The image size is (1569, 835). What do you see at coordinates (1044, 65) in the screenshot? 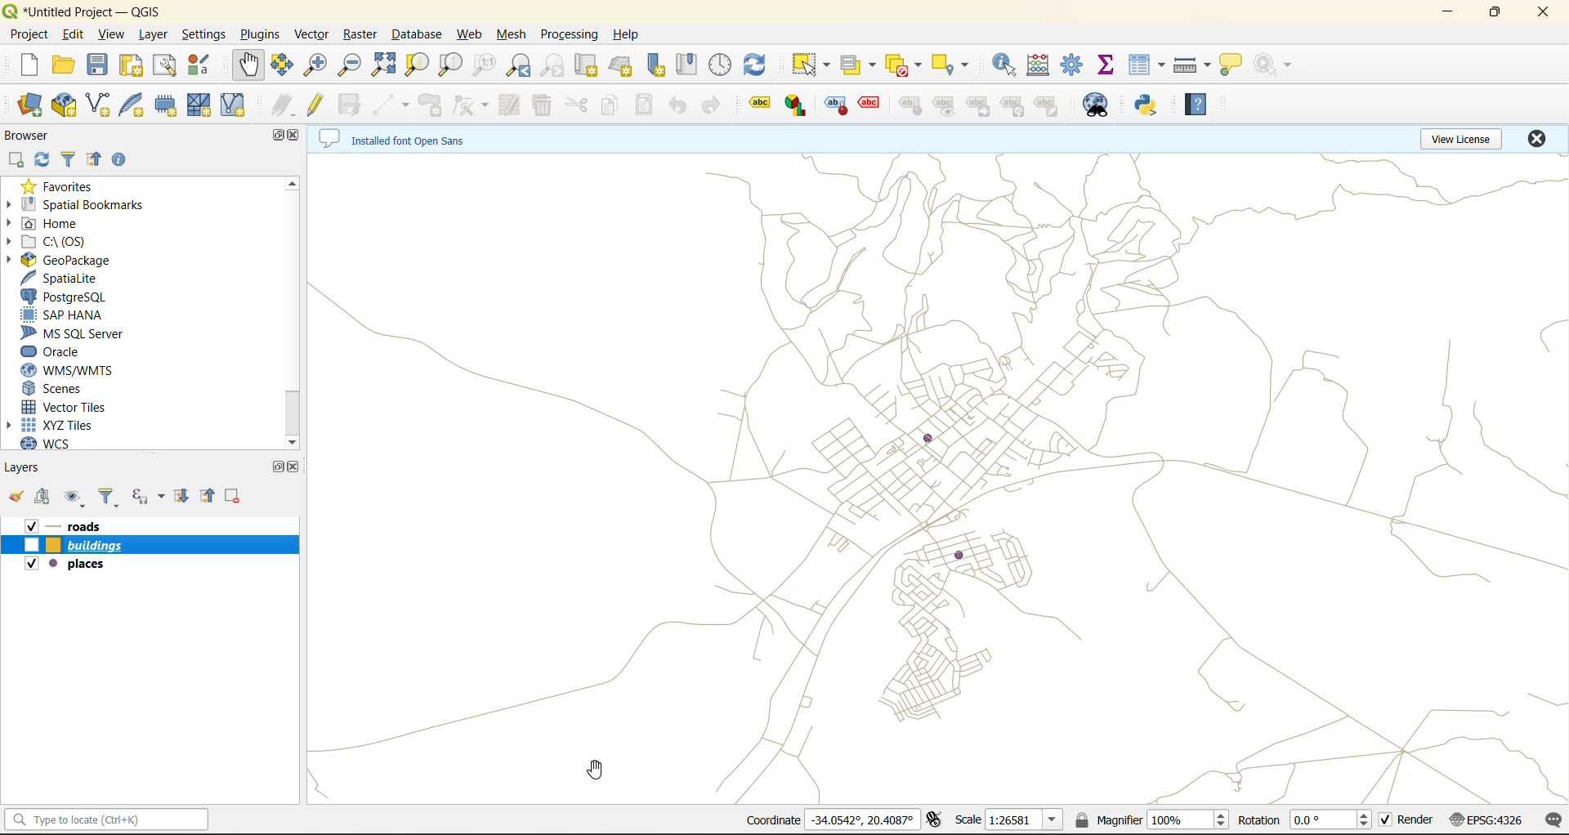
I see `calculator` at bounding box center [1044, 65].